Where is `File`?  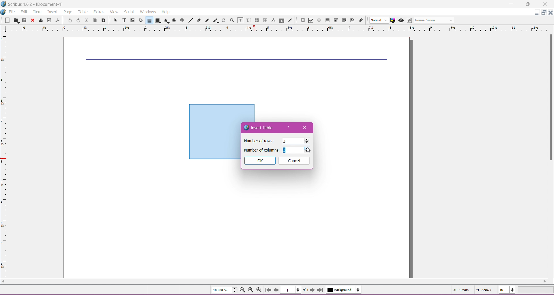
File is located at coordinates (12, 12).